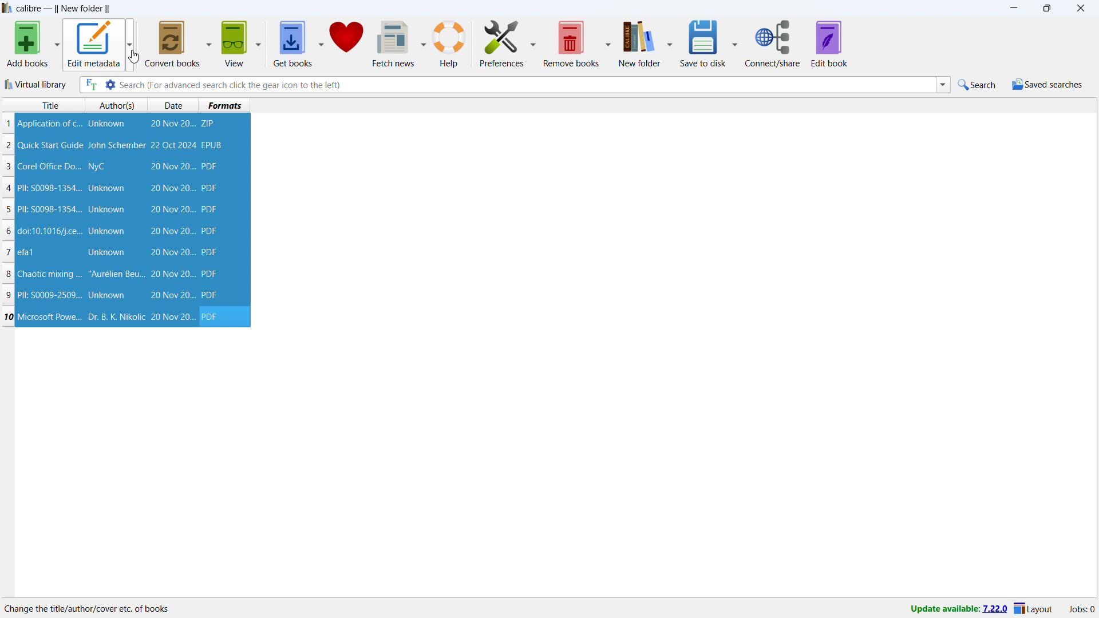 This screenshot has height=618, width=1099. I want to click on Corel Office Do..., so click(50, 166).